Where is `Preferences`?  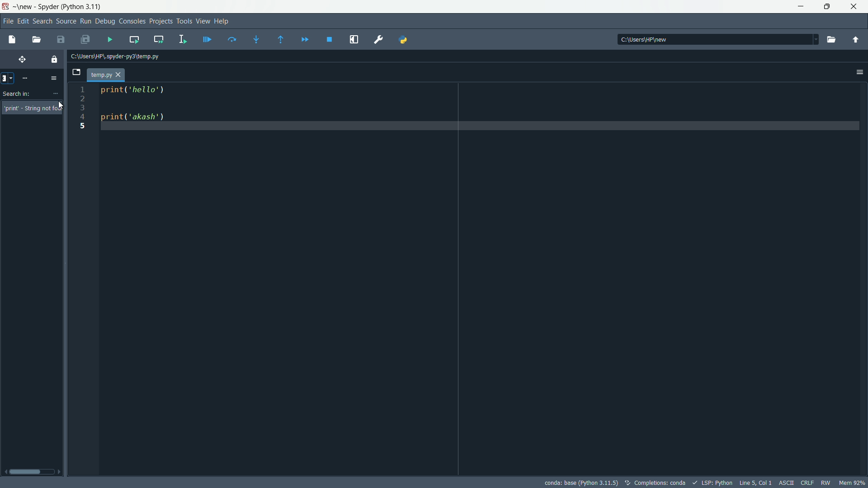 Preferences is located at coordinates (377, 41).